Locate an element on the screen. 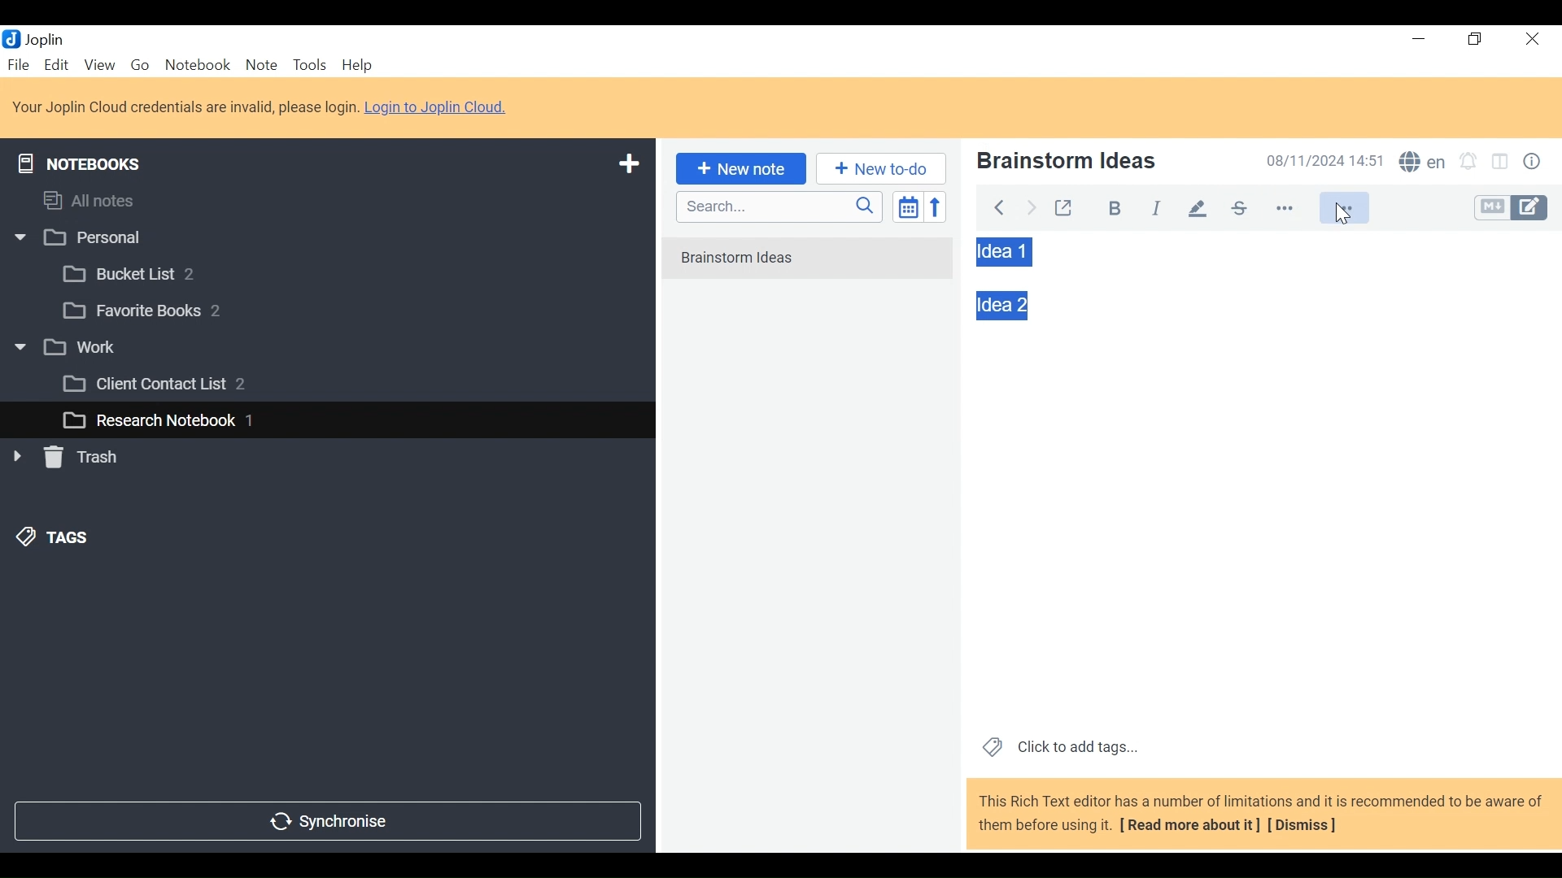  Synchronize is located at coordinates (326, 819).